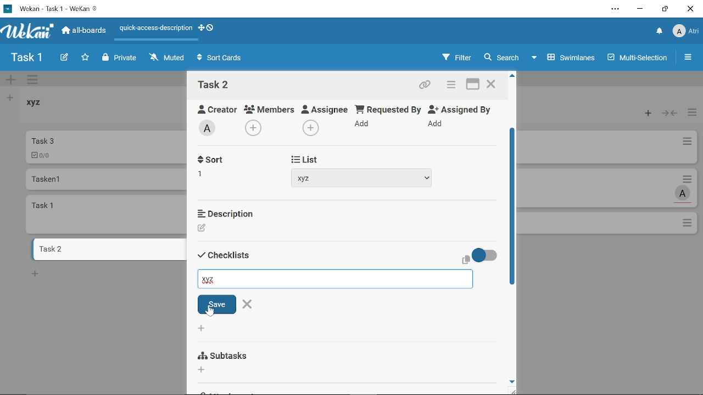  Describe the element at coordinates (202, 228) in the screenshot. I see `Creator` at that location.